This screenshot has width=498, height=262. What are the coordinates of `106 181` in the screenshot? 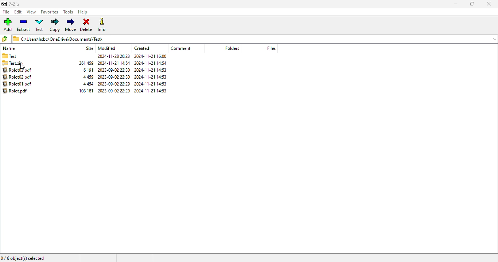 It's located at (87, 91).